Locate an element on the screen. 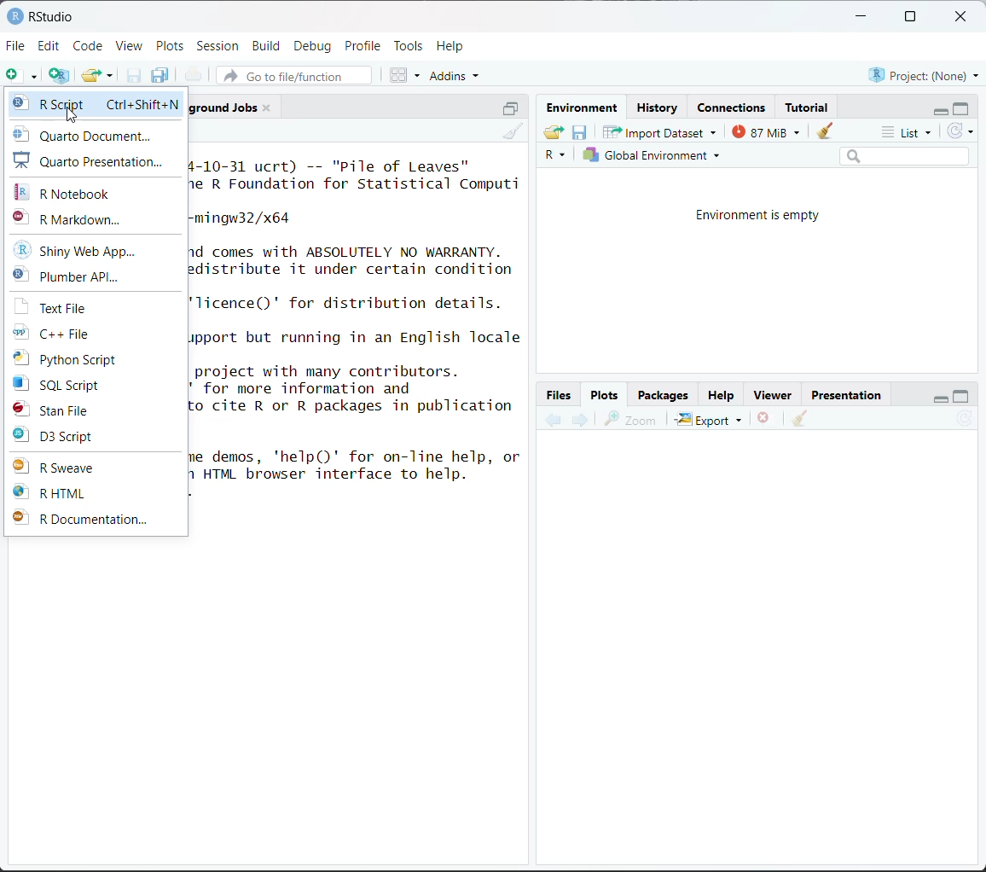 This screenshot has height=872, width=986. go to file/function is located at coordinates (293, 77).